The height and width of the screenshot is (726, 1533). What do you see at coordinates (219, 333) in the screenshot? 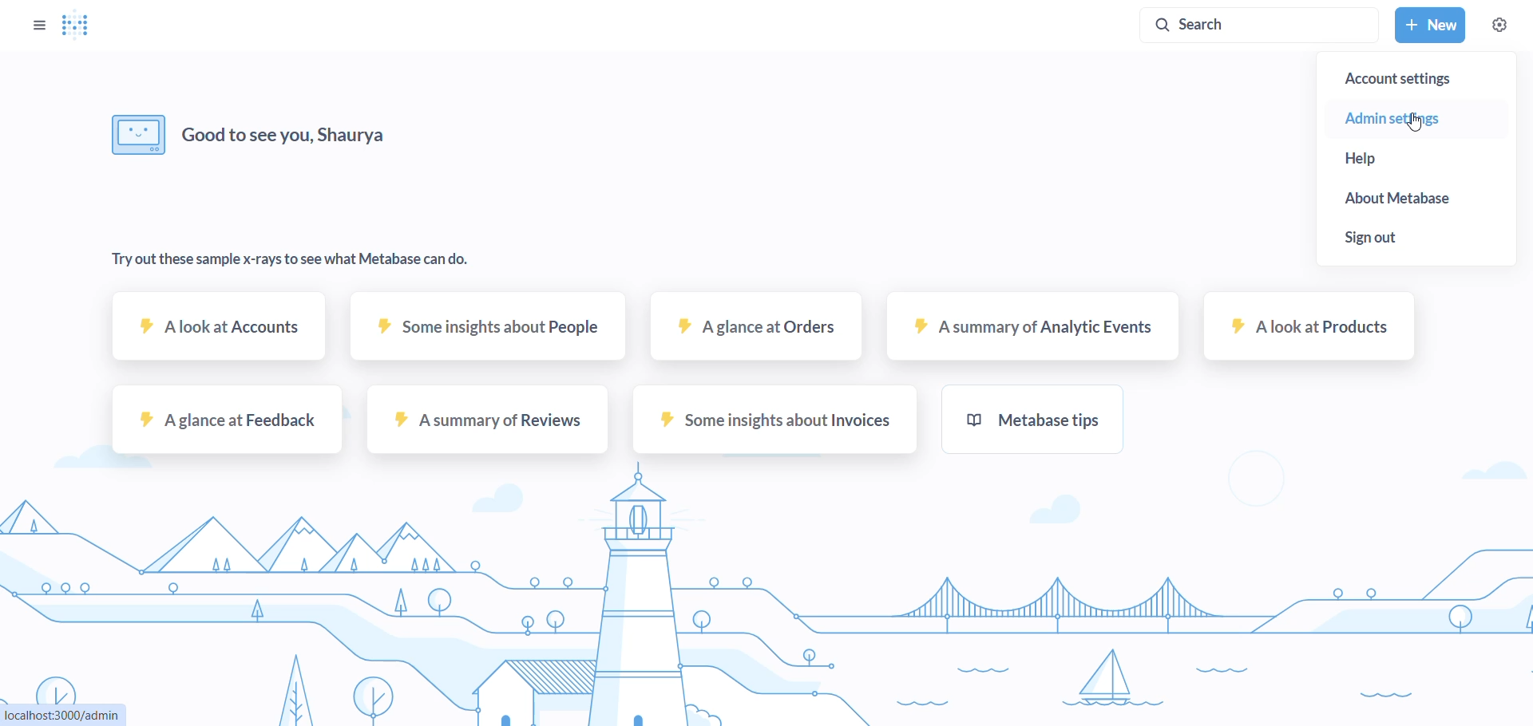
I see `A Look at accounts` at bounding box center [219, 333].